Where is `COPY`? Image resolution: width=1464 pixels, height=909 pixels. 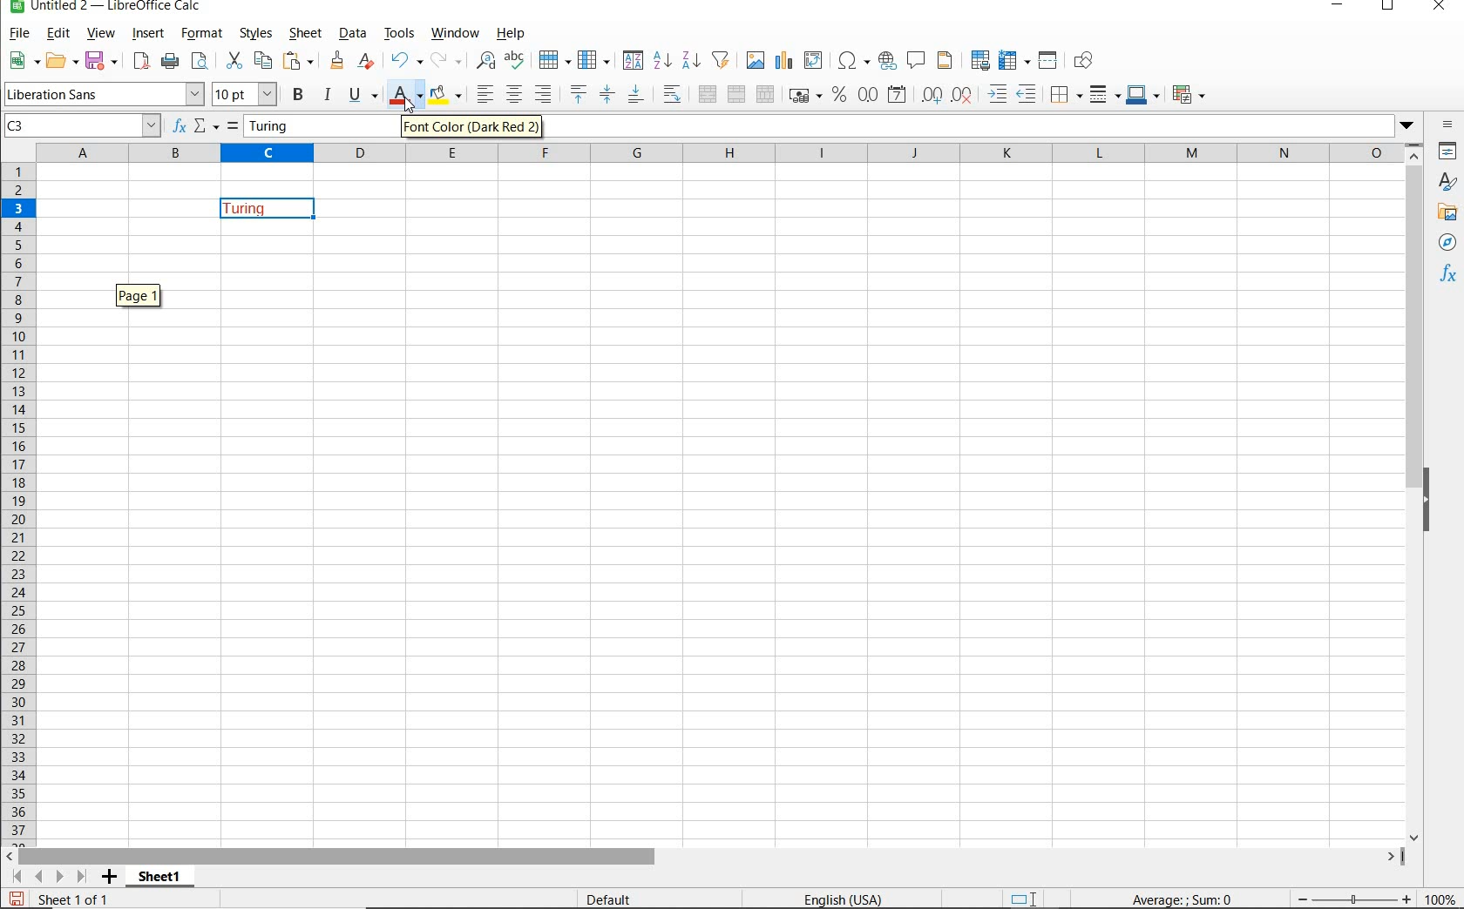 COPY is located at coordinates (266, 62).